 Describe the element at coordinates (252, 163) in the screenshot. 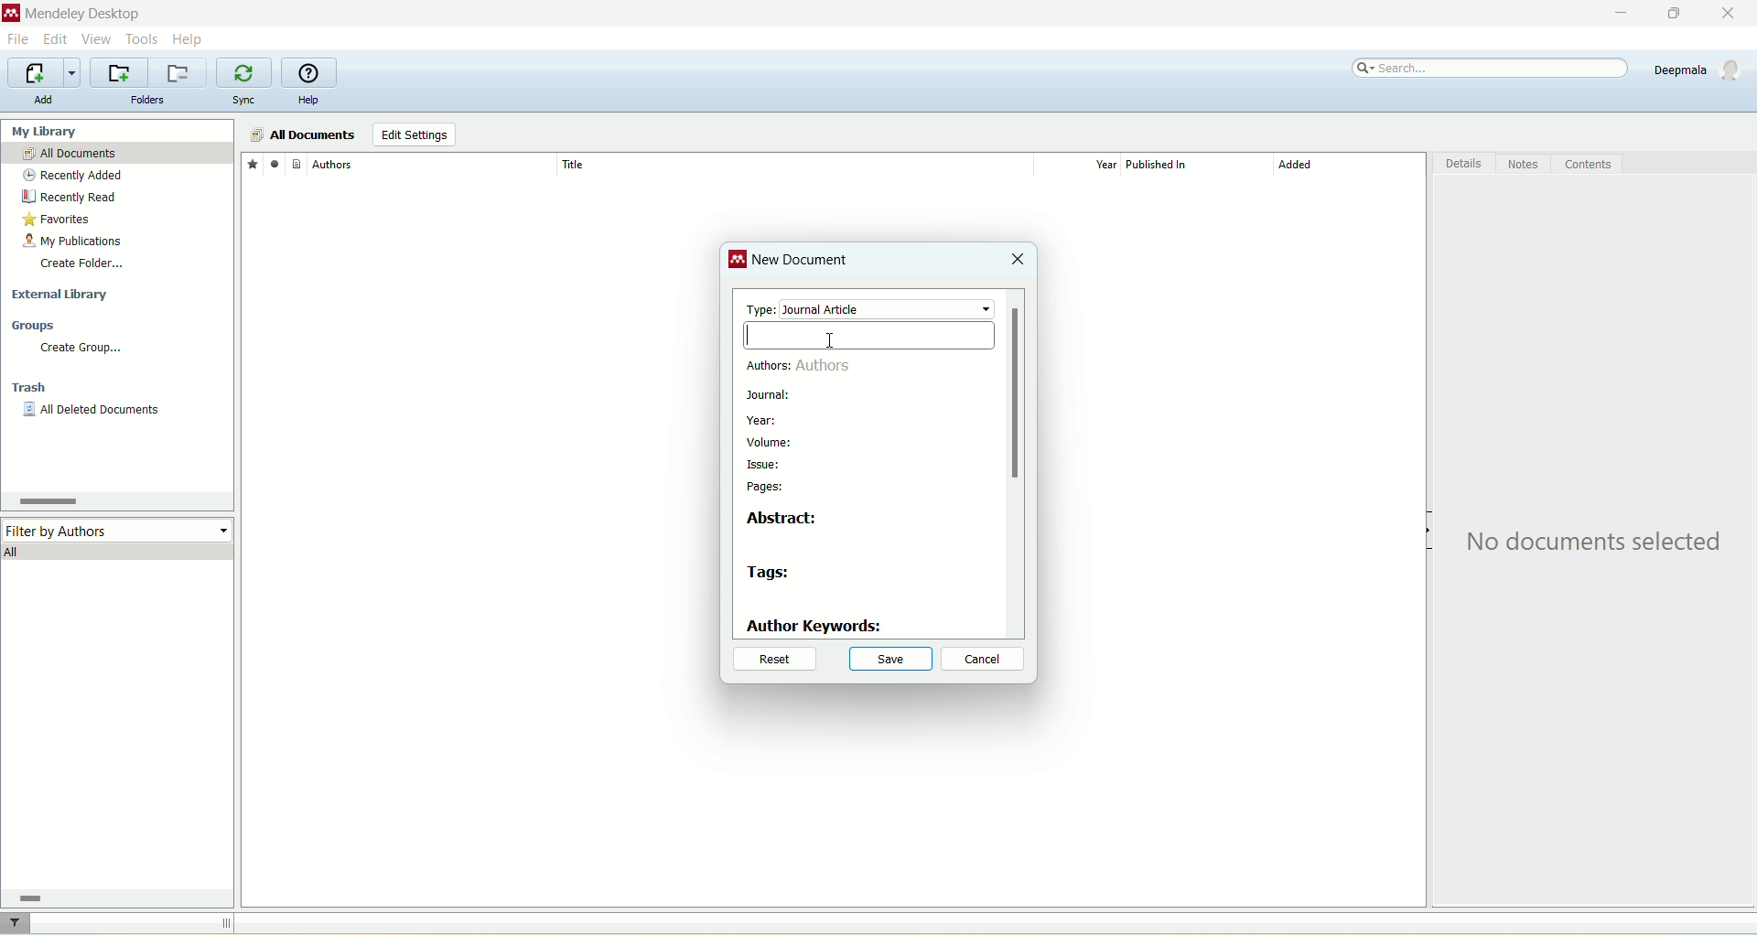

I see `favorites` at that location.